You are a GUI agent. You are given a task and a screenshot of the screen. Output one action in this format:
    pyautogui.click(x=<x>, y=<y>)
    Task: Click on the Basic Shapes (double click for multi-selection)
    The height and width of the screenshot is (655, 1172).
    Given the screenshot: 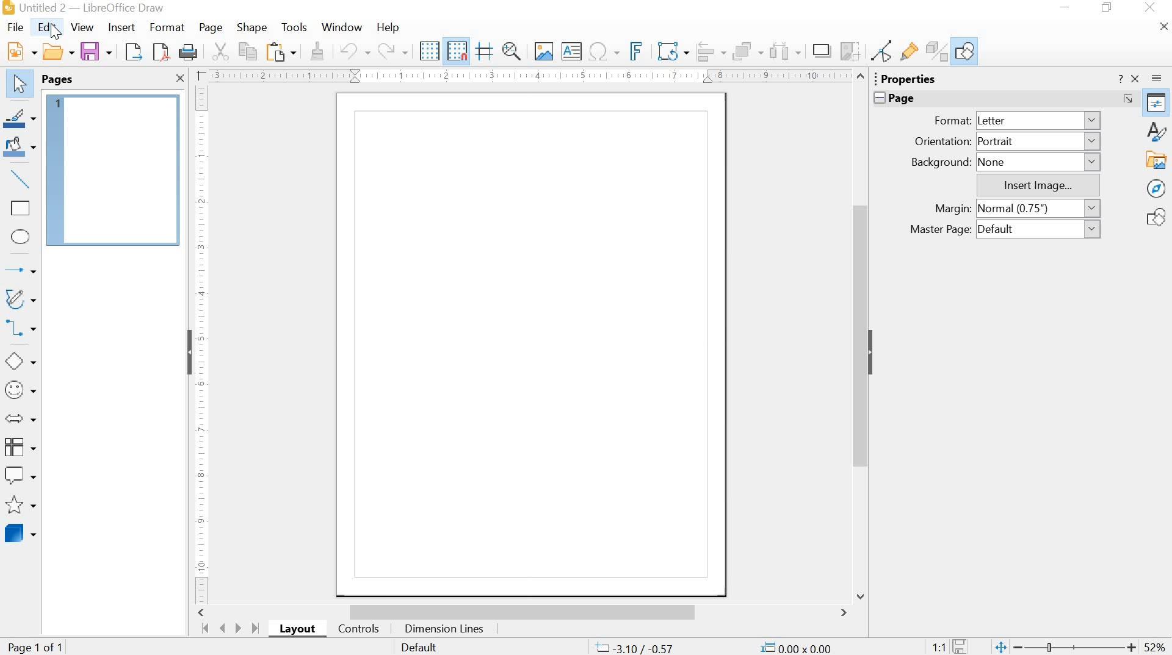 What is the action you would take?
    pyautogui.click(x=21, y=360)
    